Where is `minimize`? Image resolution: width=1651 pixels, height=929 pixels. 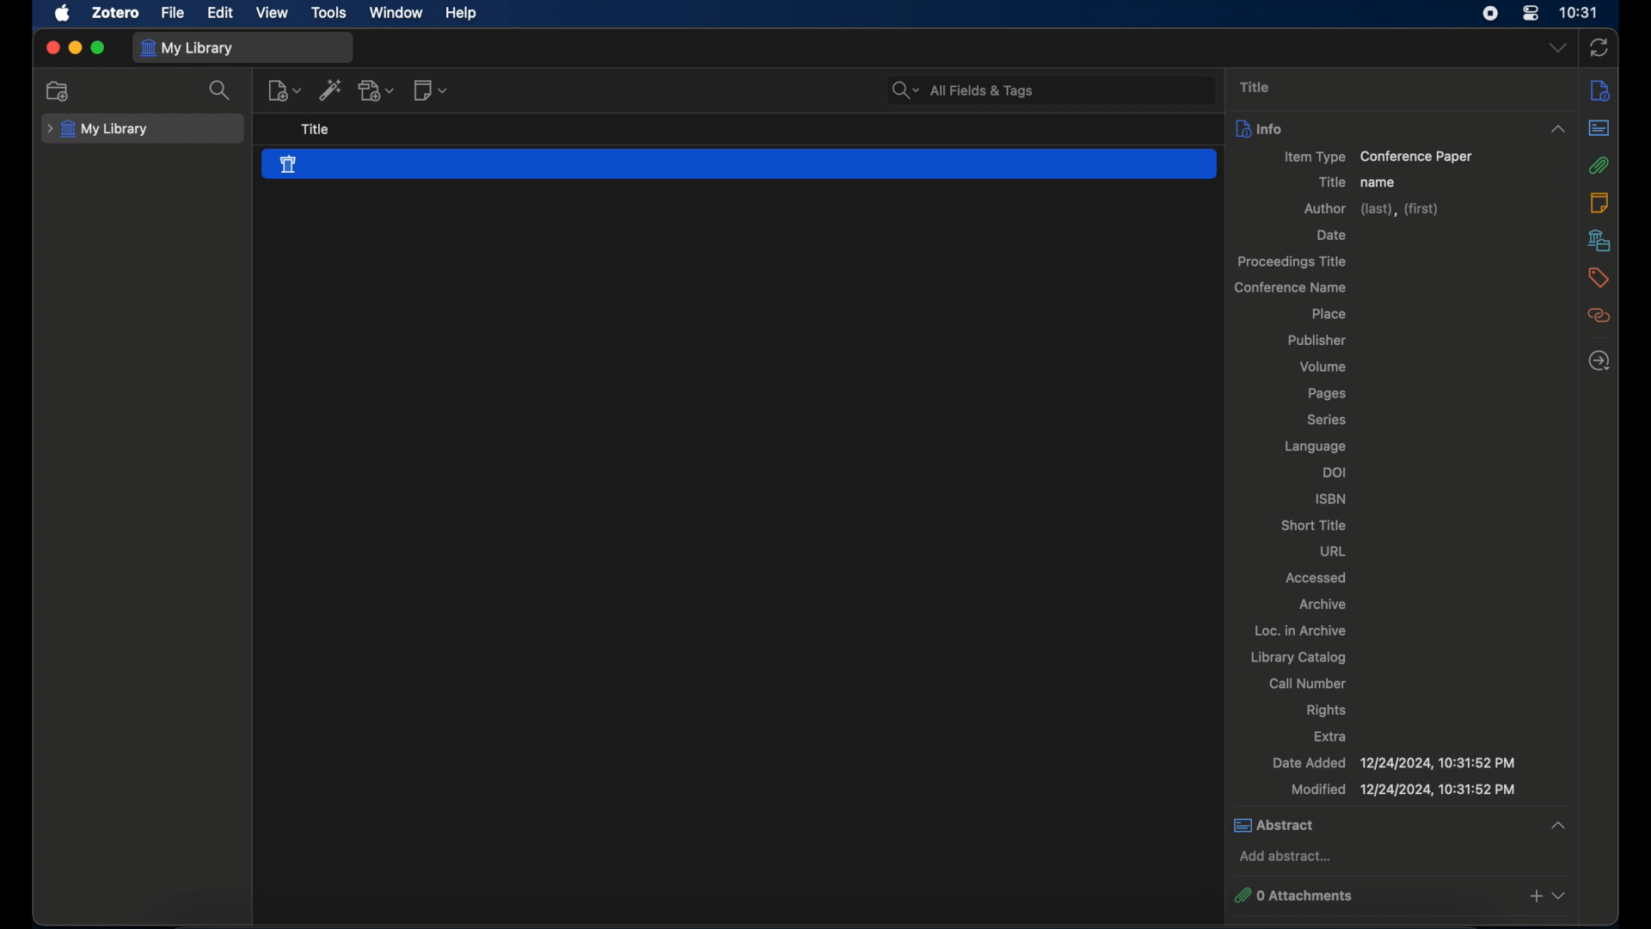 minimize is located at coordinates (74, 48).